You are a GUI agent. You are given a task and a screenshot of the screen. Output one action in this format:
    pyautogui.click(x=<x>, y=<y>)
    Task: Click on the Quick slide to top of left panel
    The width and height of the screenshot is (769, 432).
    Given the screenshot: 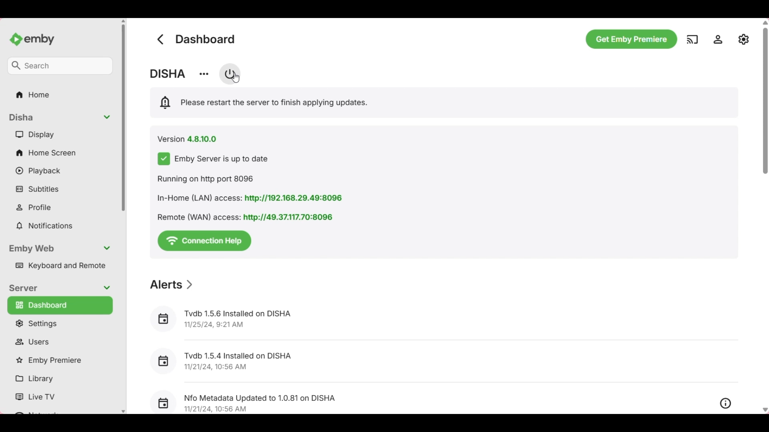 What is the action you would take?
    pyautogui.click(x=123, y=21)
    